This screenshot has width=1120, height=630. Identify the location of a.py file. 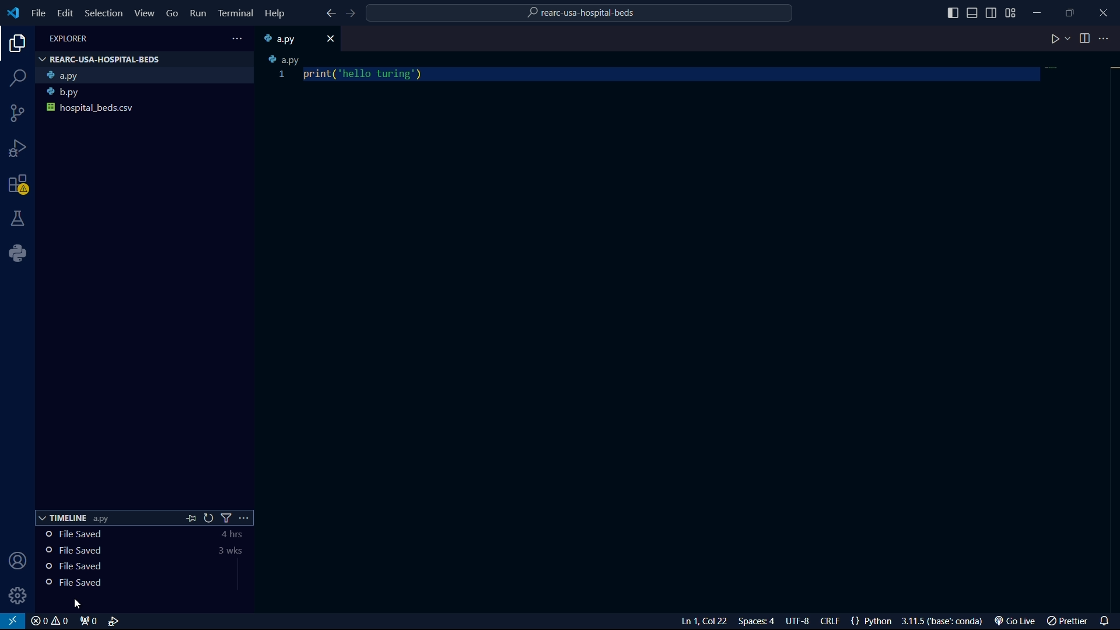
(146, 76).